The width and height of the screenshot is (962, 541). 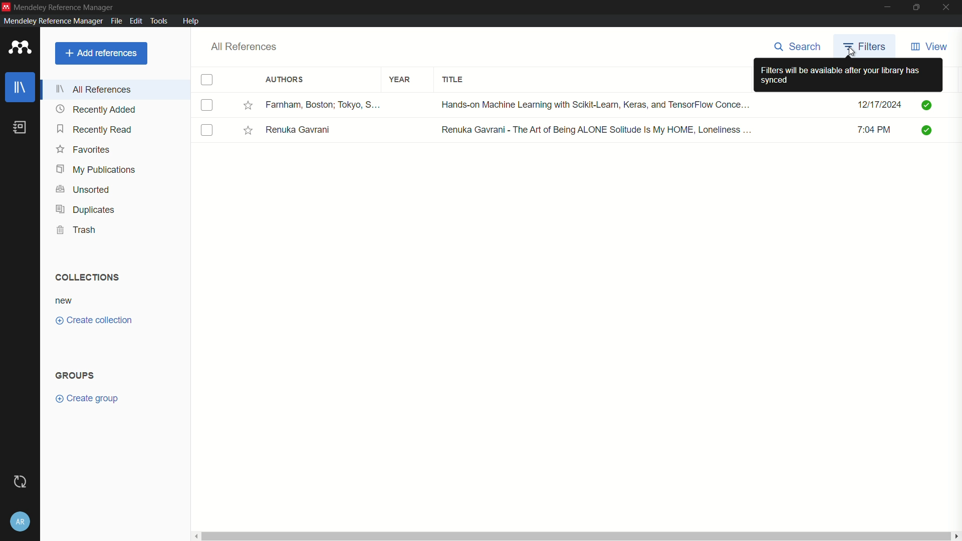 What do you see at coordinates (96, 130) in the screenshot?
I see `recently read` at bounding box center [96, 130].